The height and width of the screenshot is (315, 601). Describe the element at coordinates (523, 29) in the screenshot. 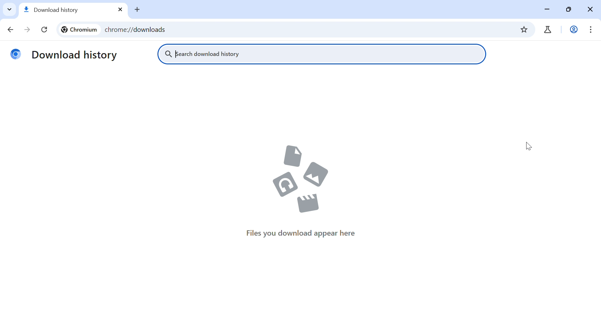

I see `Bookmark this tab` at that location.